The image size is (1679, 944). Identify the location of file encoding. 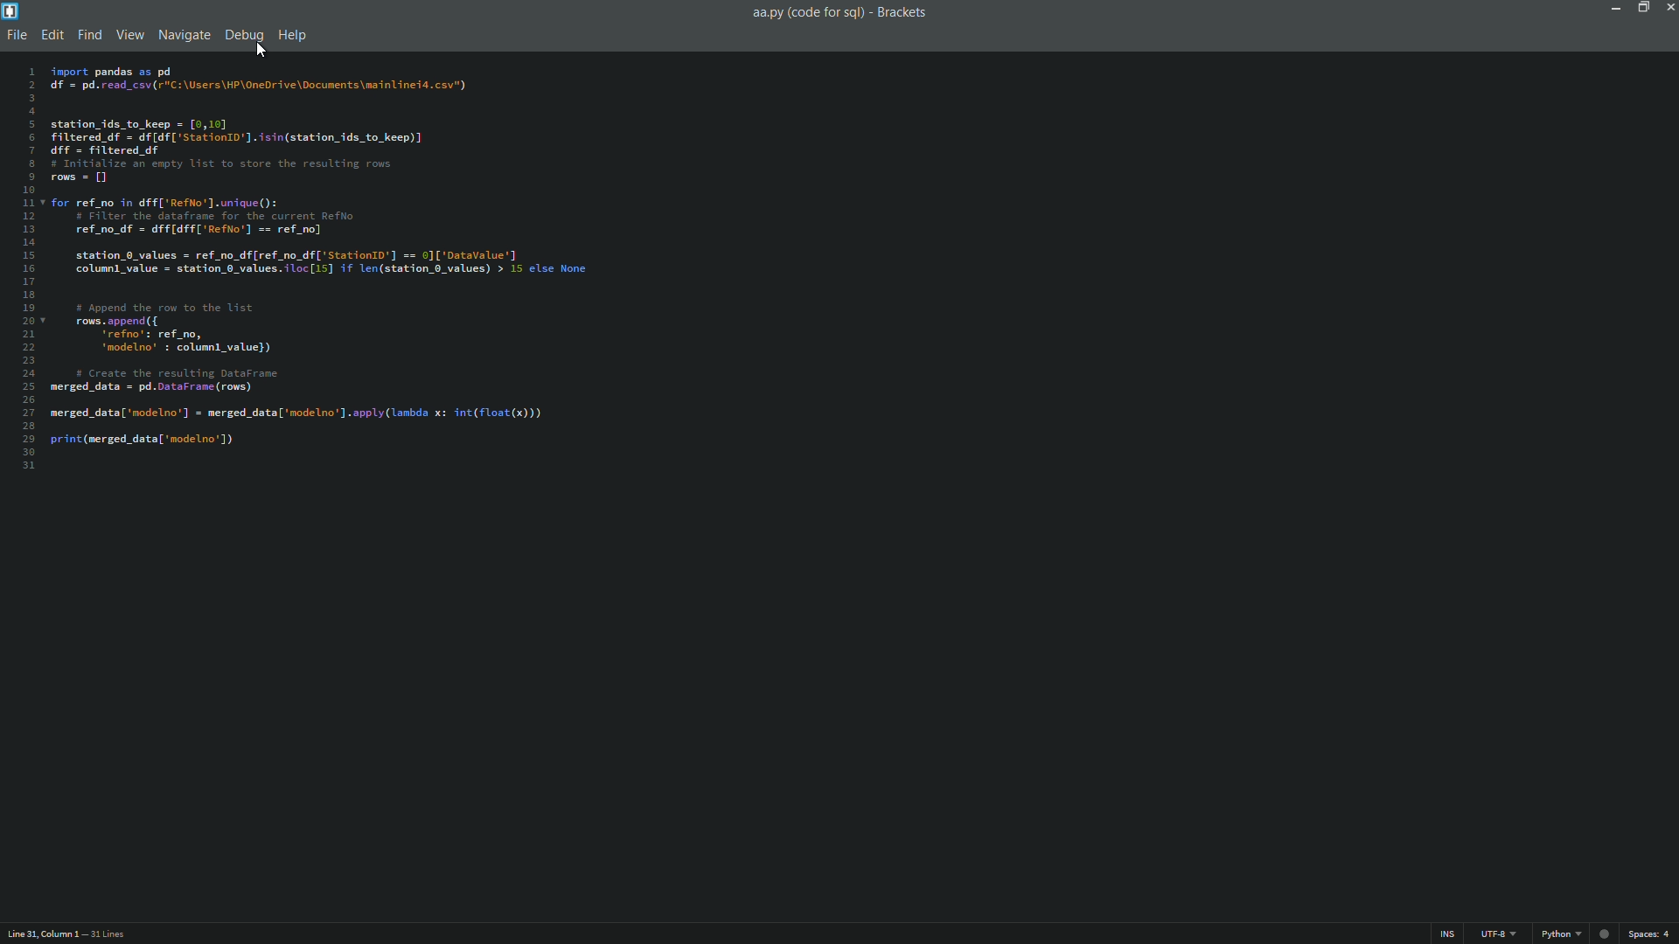
(1497, 934).